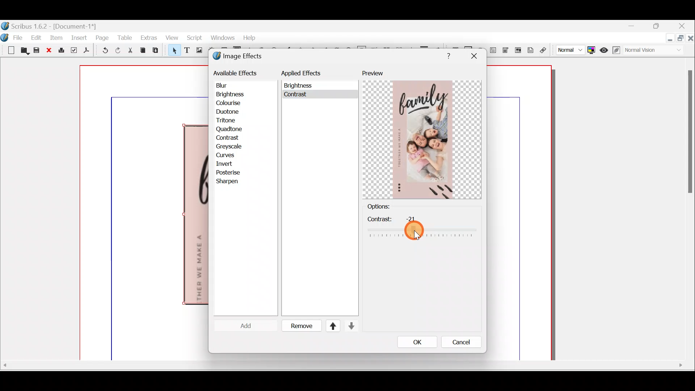 The image size is (695, 391). Describe the element at coordinates (102, 37) in the screenshot. I see `Page` at that location.